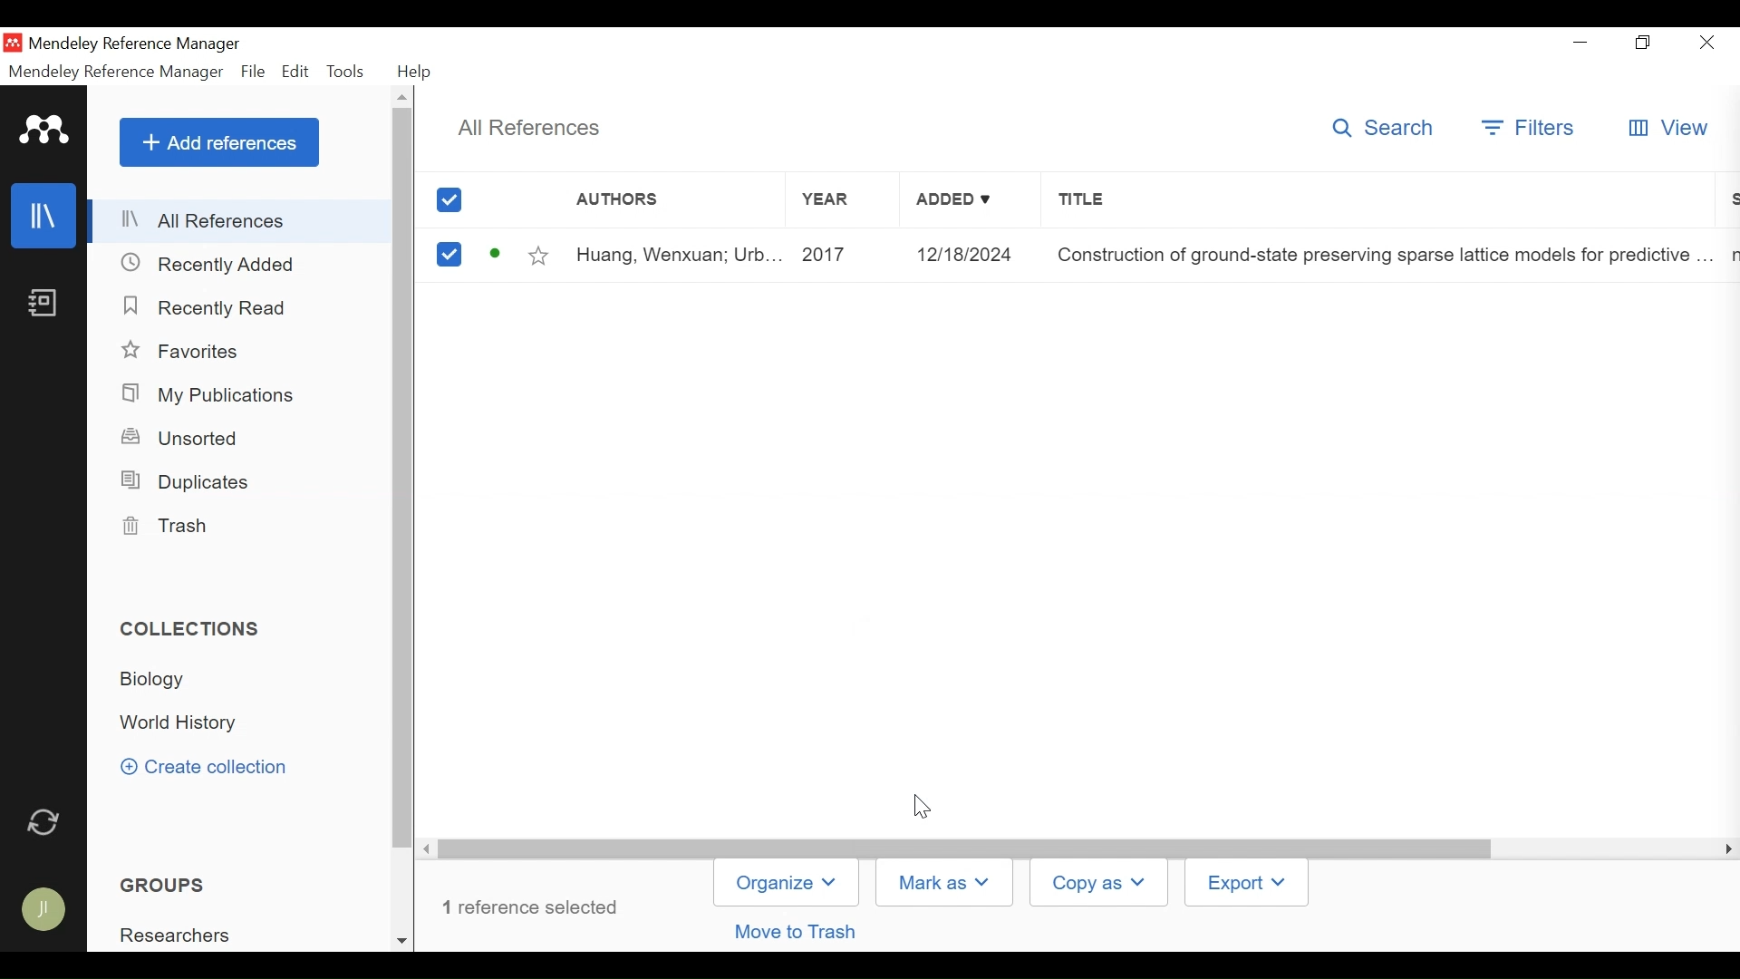 The height and width of the screenshot is (979, 1740). I want to click on Filter, so click(1521, 130).